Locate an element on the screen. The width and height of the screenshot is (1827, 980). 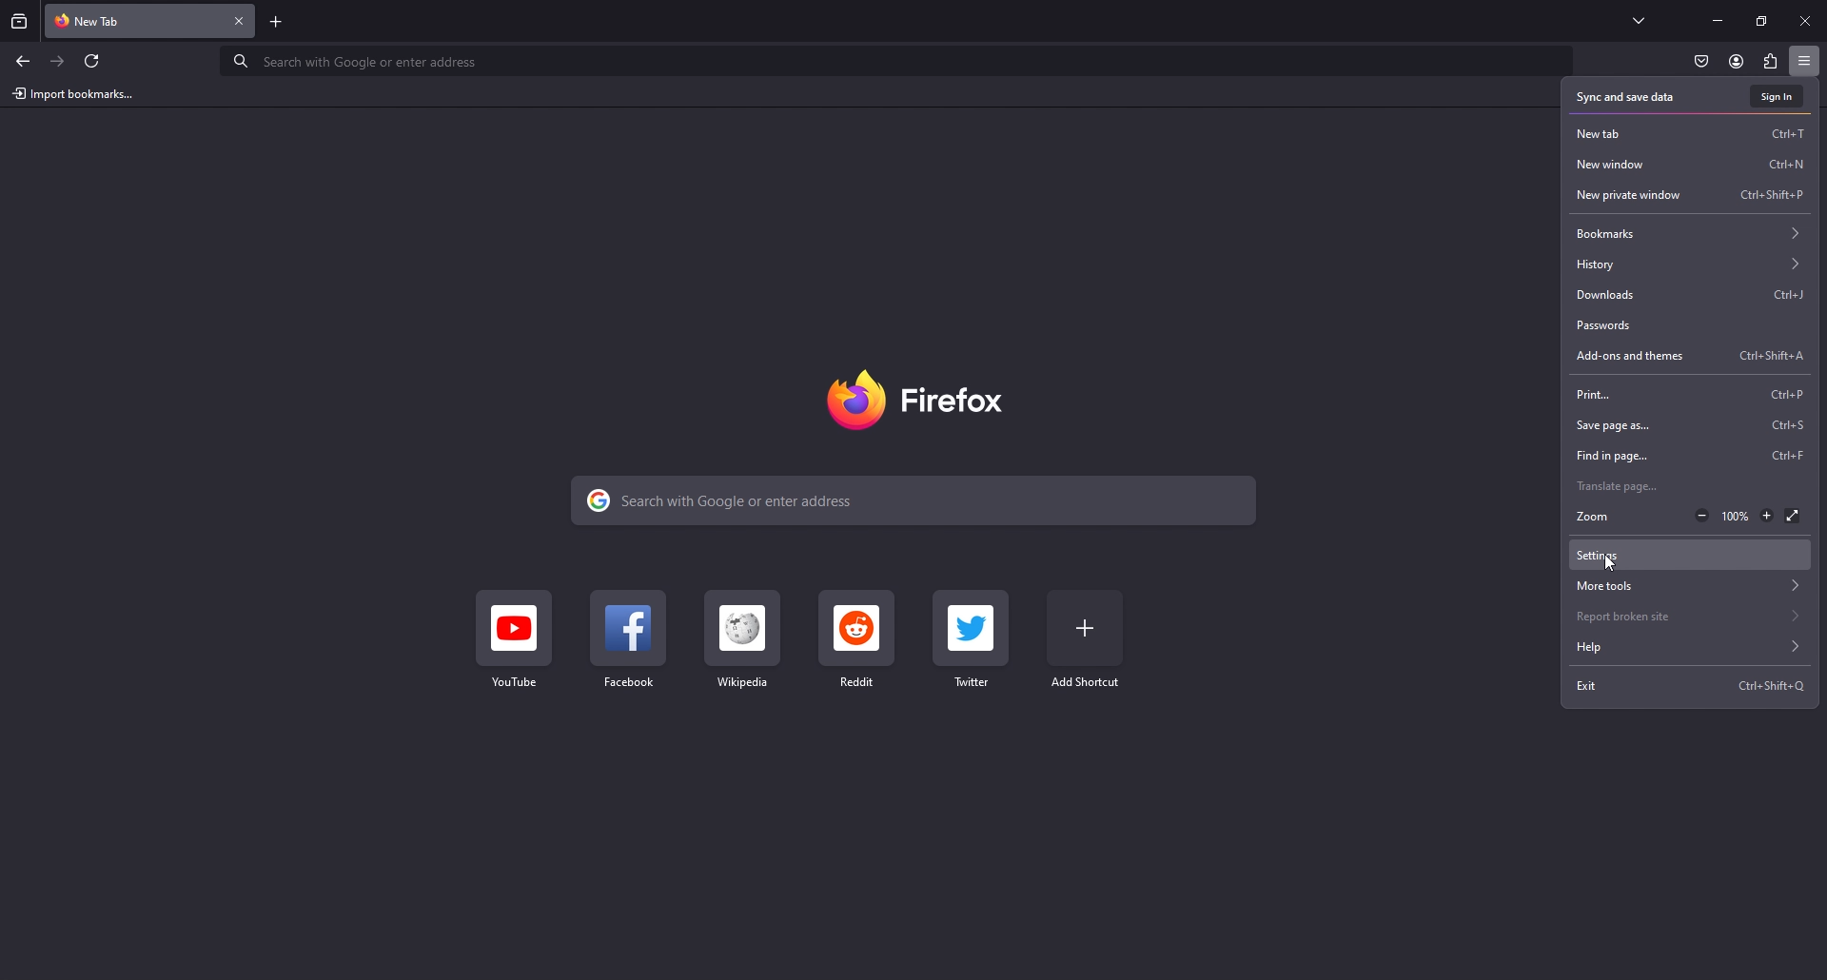
more tools is located at coordinates (1690, 586).